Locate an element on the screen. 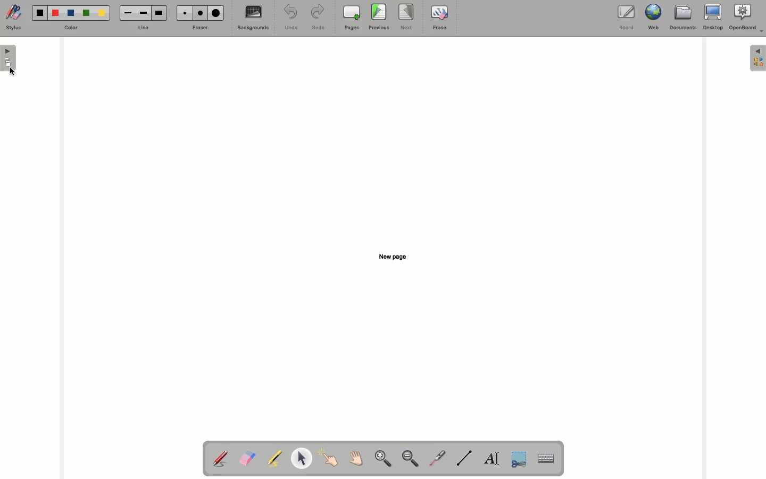 Image resolution: width=766 pixels, height=479 pixels. Large eraser is located at coordinates (215, 13).